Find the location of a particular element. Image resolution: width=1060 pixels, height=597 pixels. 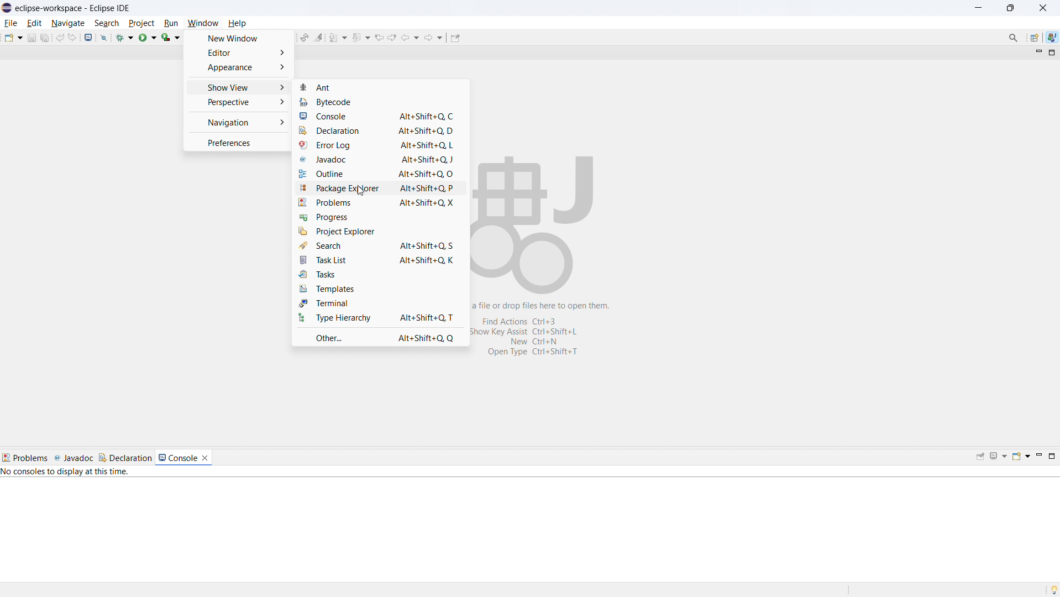

undo is located at coordinates (60, 38).